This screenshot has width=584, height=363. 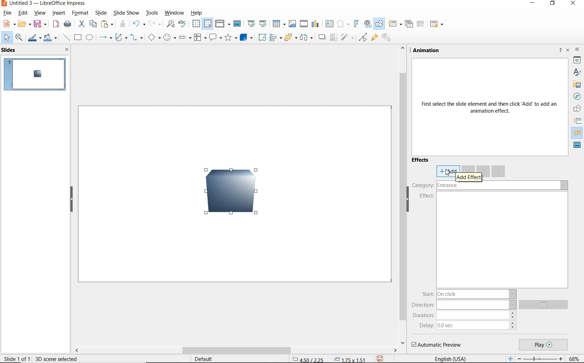 What do you see at coordinates (94, 23) in the screenshot?
I see `copy` at bounding box center [94, 23].